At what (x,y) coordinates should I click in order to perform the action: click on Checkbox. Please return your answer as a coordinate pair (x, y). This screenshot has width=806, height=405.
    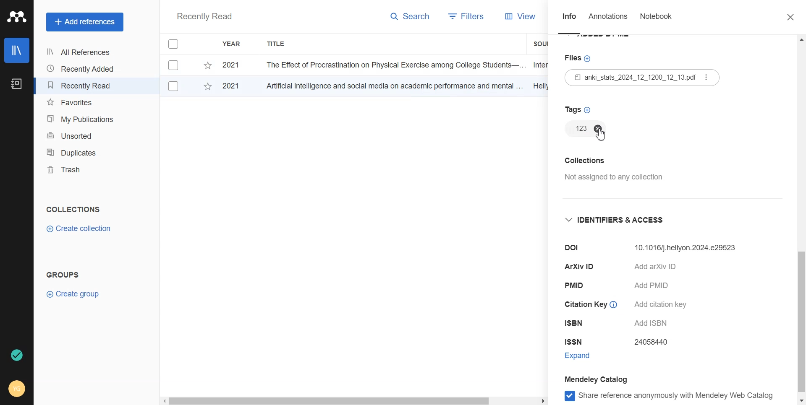
    Looking at the image, I should click on (175, 65).